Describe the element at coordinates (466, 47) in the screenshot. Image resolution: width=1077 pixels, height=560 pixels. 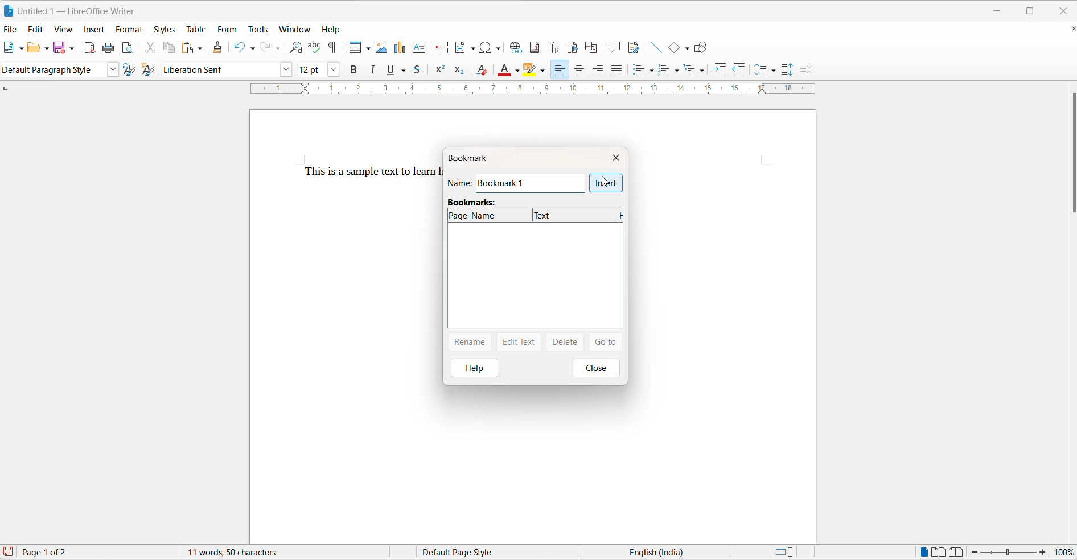
I see `insert field` at that location.